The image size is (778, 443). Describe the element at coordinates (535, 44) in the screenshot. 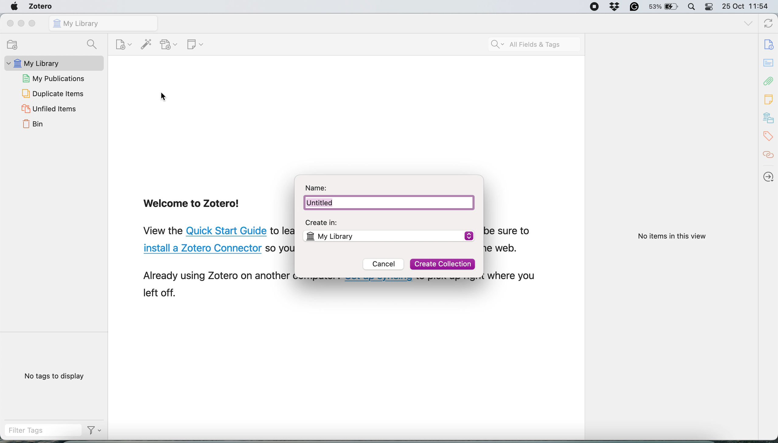

I see `search` at that location.